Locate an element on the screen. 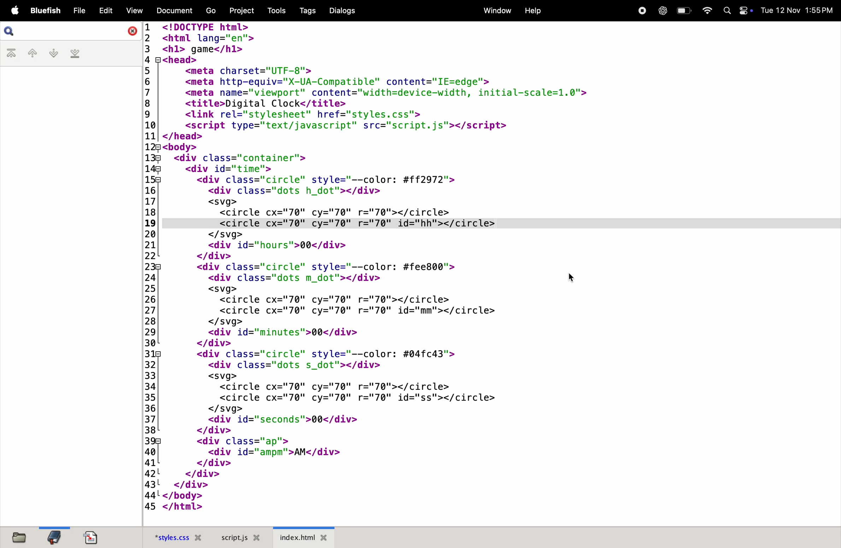 This screenshot has width=841, height=548. apple menu is located at coordinates (12, 11).